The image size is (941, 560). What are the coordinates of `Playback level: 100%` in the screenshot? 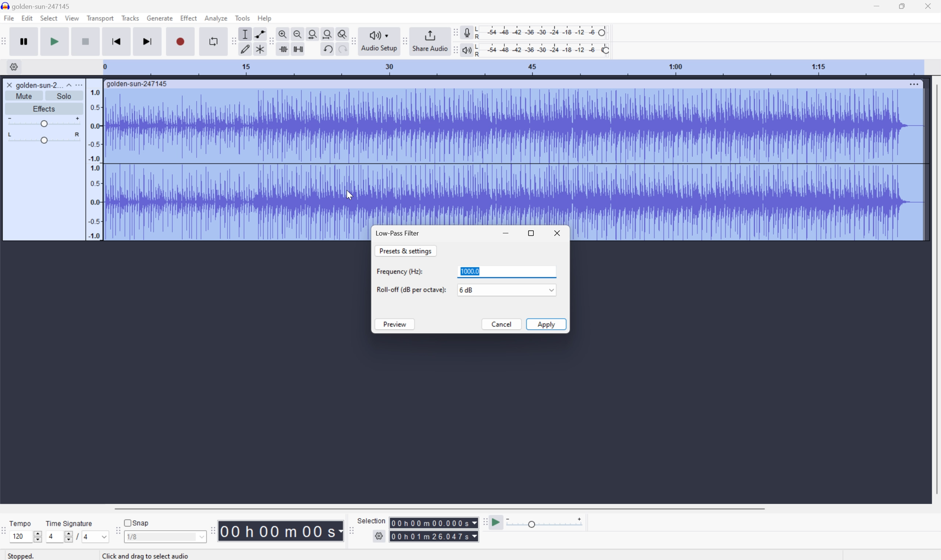 It's located at (541, 49).